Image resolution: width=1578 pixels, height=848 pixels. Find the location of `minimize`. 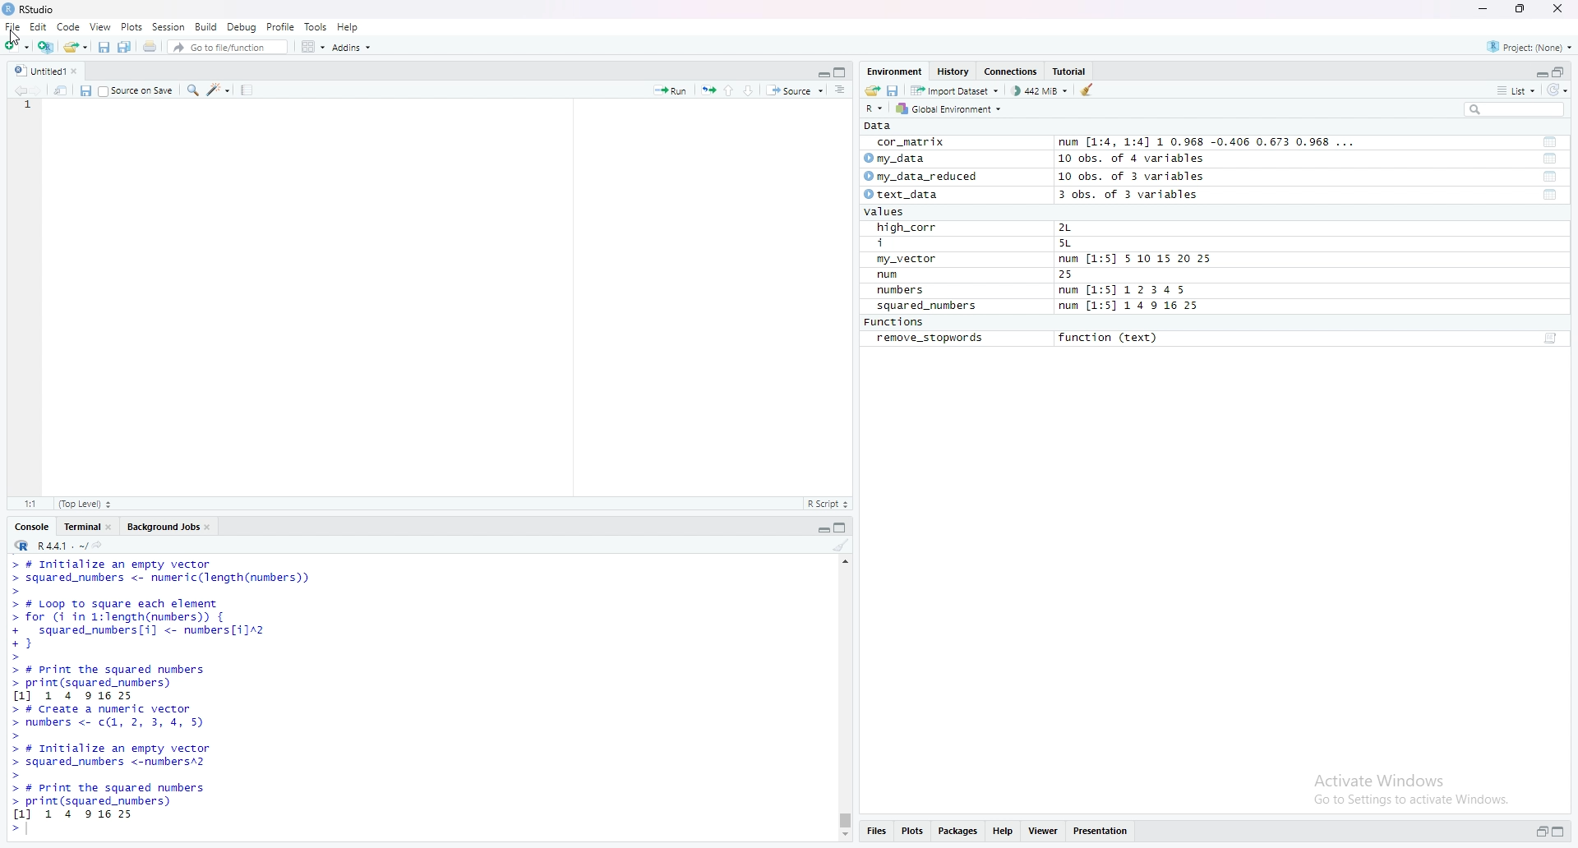

minimize is located at coordinates (1538, 833).